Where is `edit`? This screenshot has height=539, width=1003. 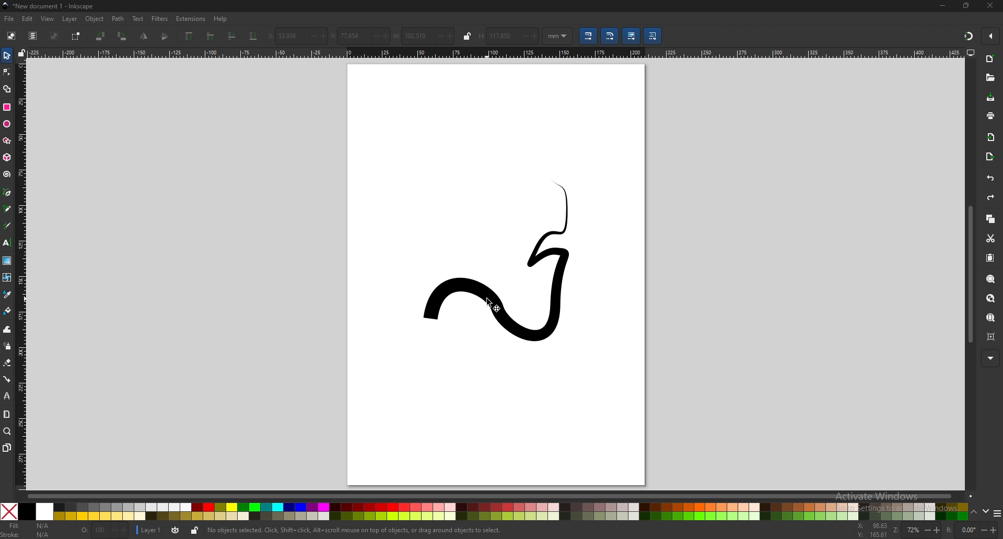 edit is located at coordinates (27, 19).